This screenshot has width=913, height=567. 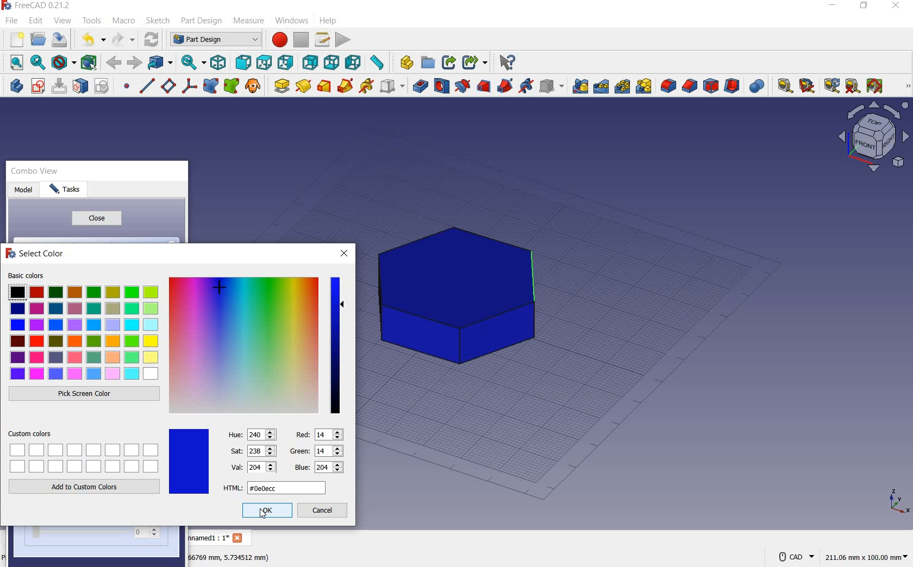 What do you see at coordinates (506, 63) in the screenshot?
I see `what's this?` at bounding box center [506, 63].